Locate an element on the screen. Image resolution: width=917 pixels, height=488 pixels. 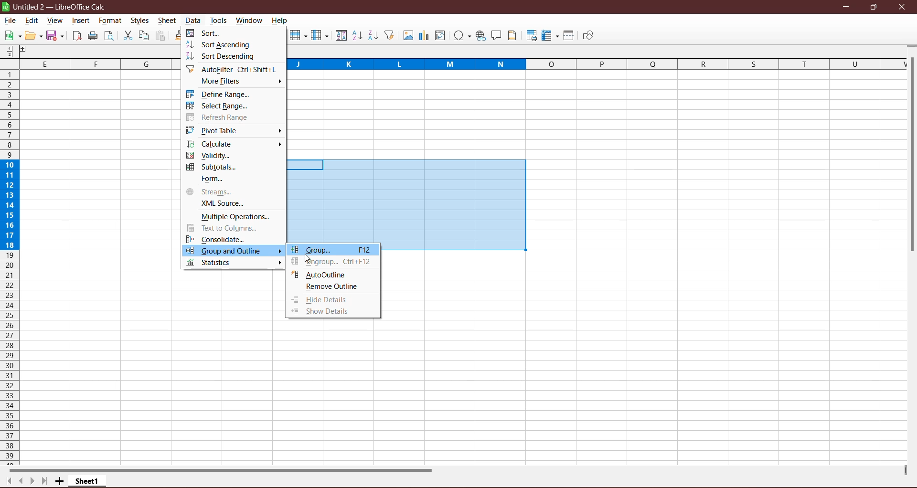
Group is located at coordinates (309, 257).